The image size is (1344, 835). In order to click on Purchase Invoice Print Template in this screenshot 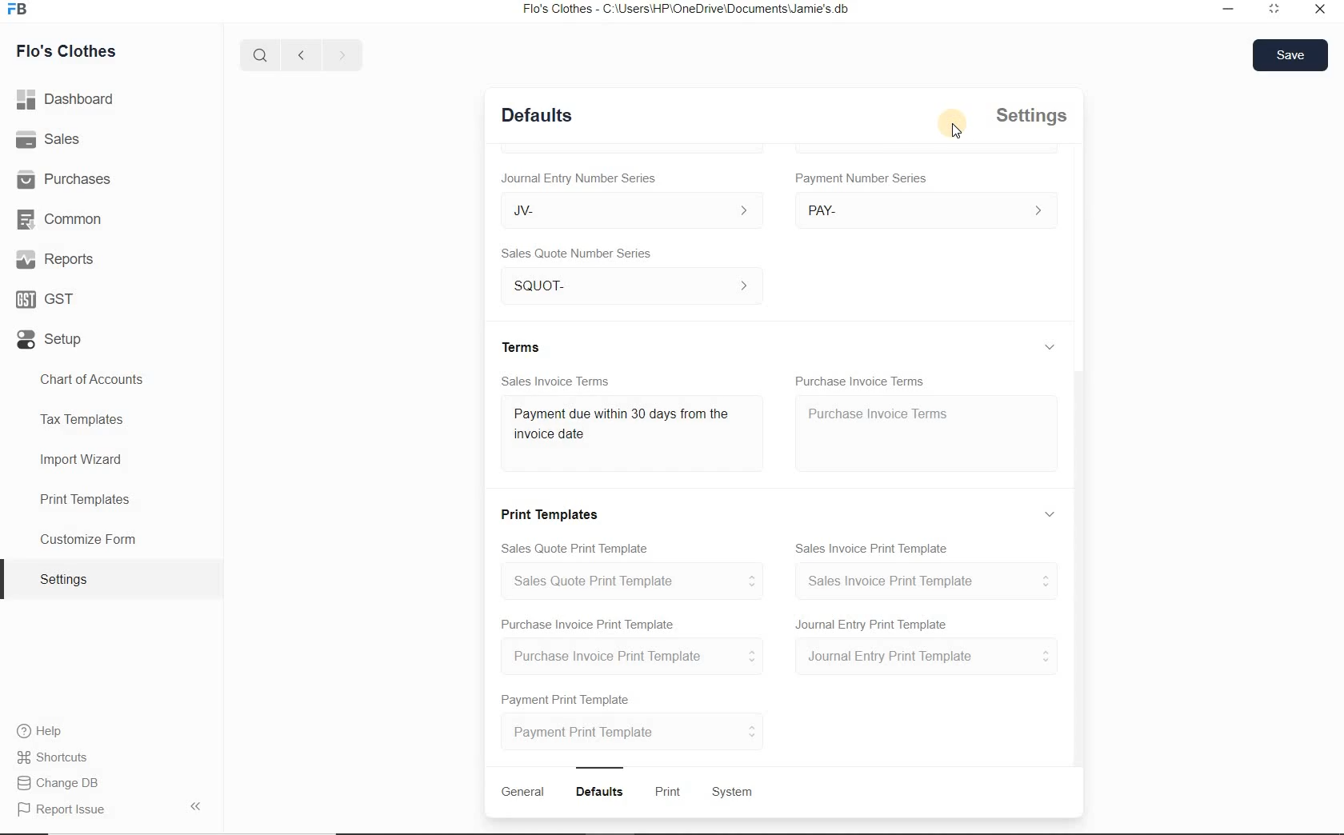, I will do `click(631, 655)`.